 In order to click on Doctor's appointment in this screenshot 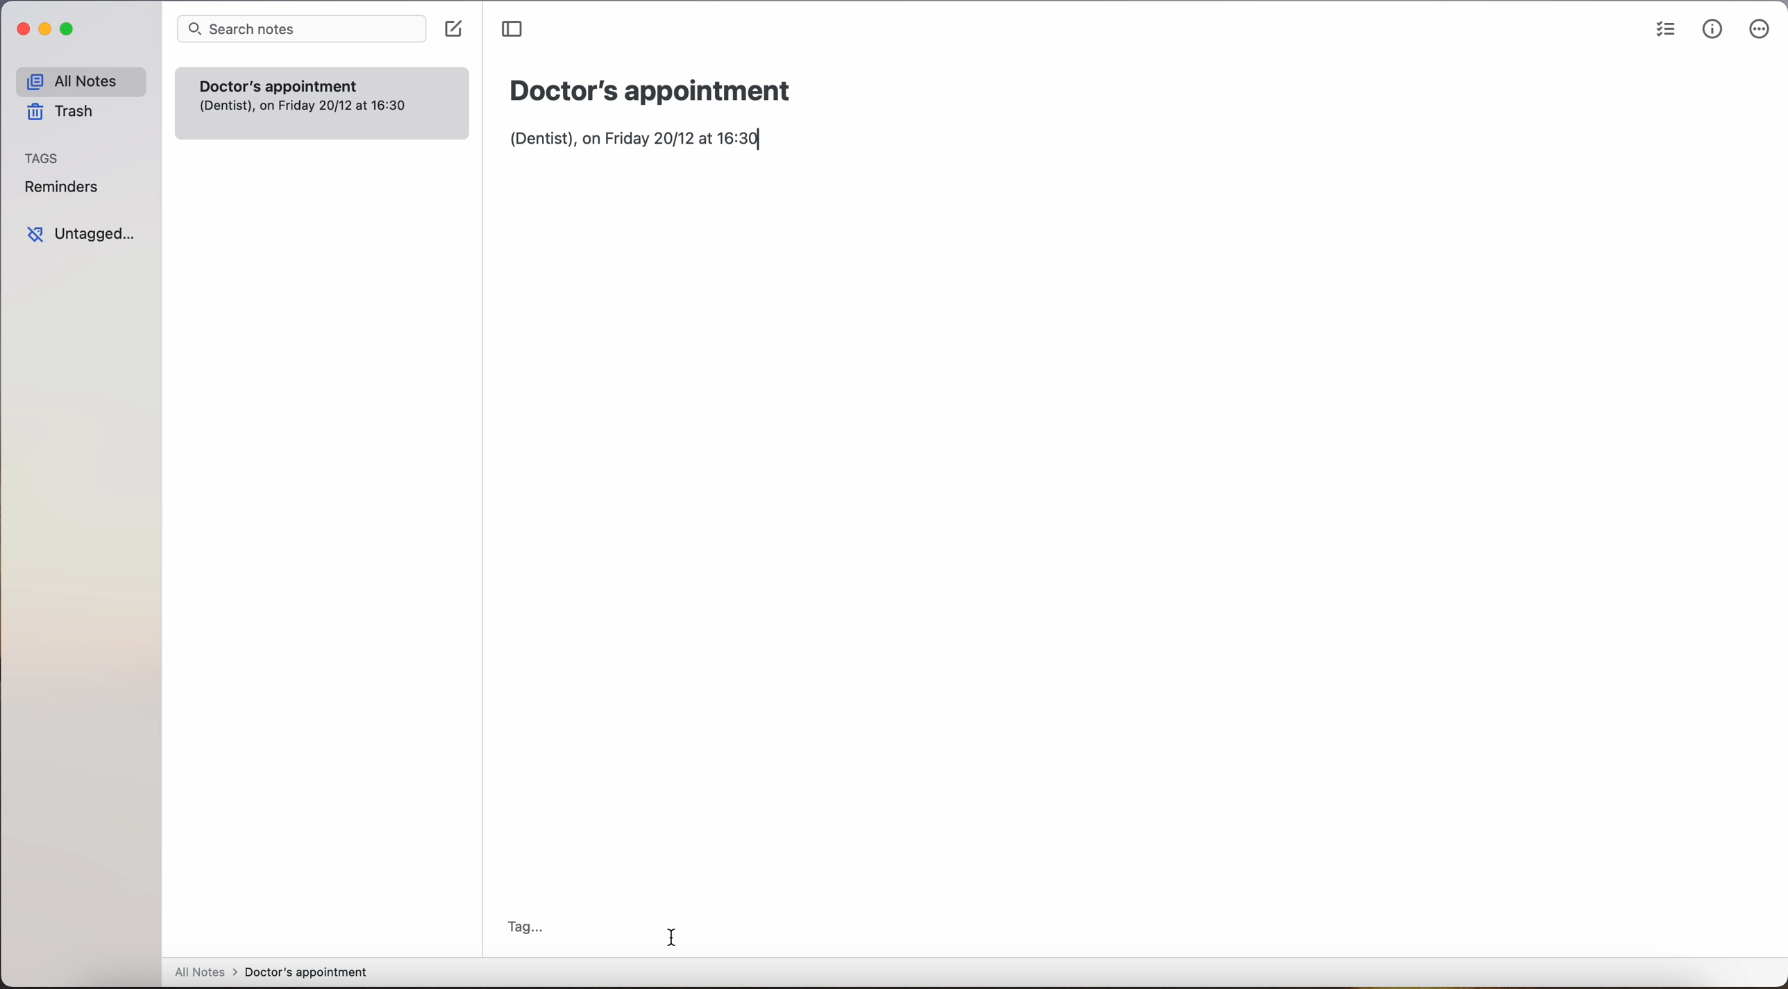, I will do `click(651, 91)`.